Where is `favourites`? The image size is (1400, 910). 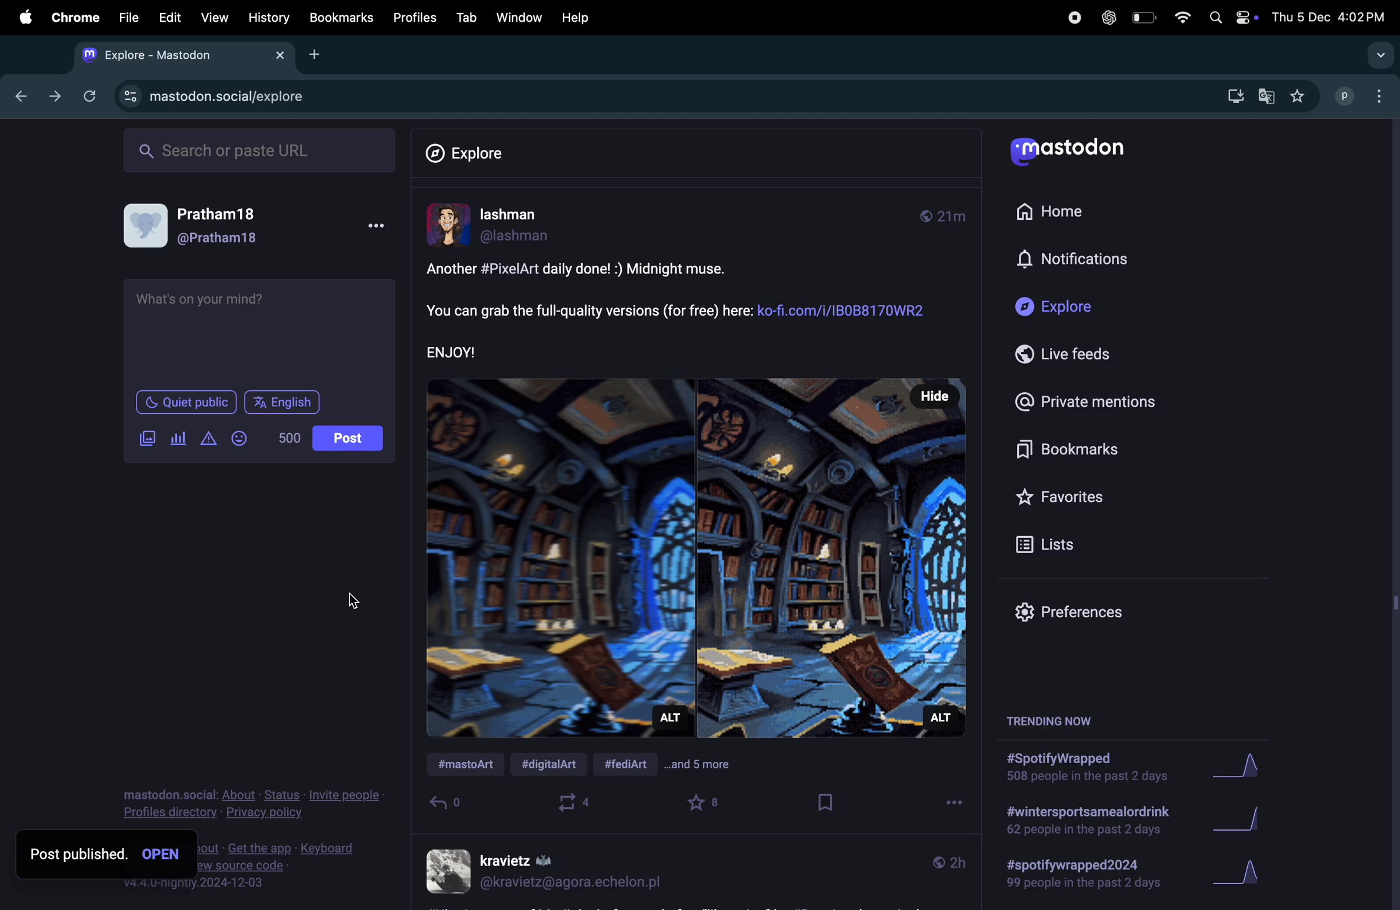 favourites is located at coordinates (1067, 494).